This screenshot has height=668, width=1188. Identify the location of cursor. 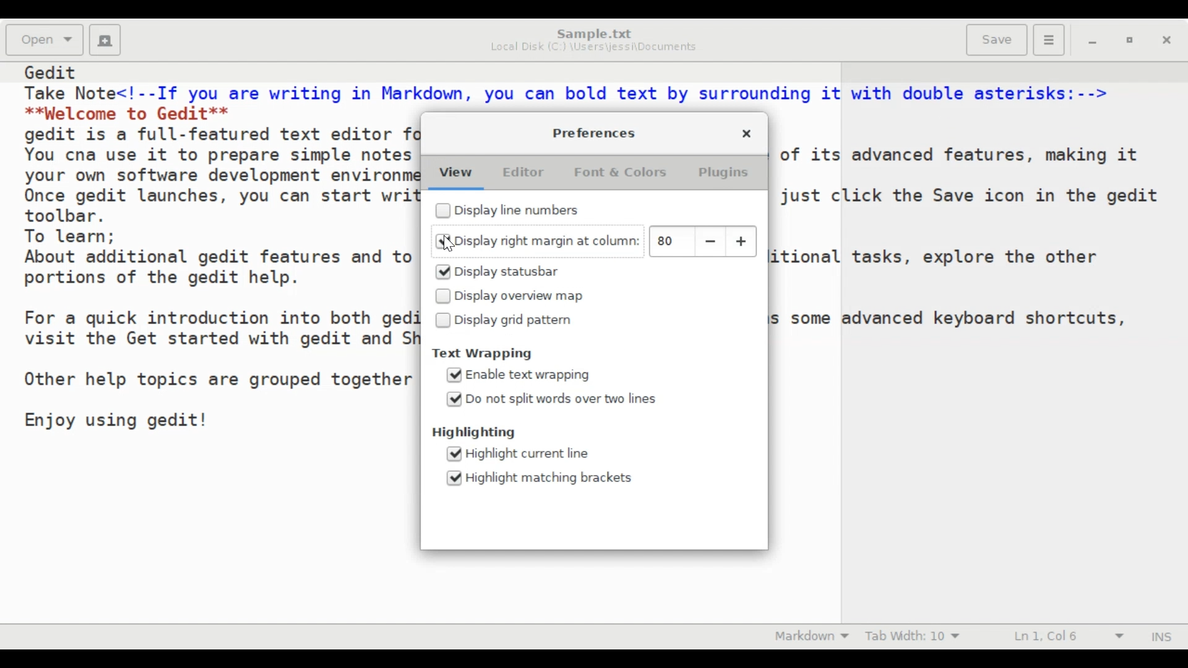
(450, 246).